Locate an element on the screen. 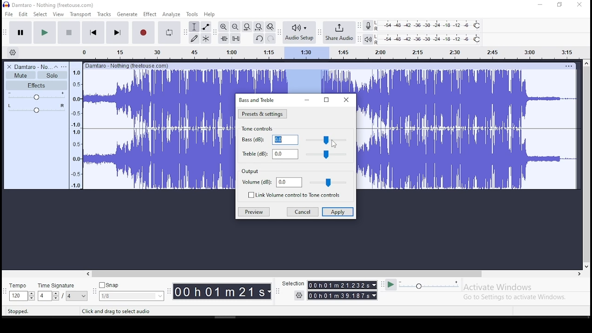 The width and height of the screenshot is (592, 333). drop down is located at coordinates (270, 292).